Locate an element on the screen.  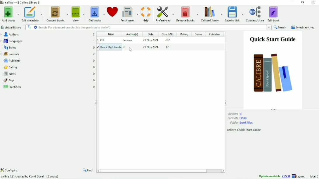
View is located at coordinates (78, 14).